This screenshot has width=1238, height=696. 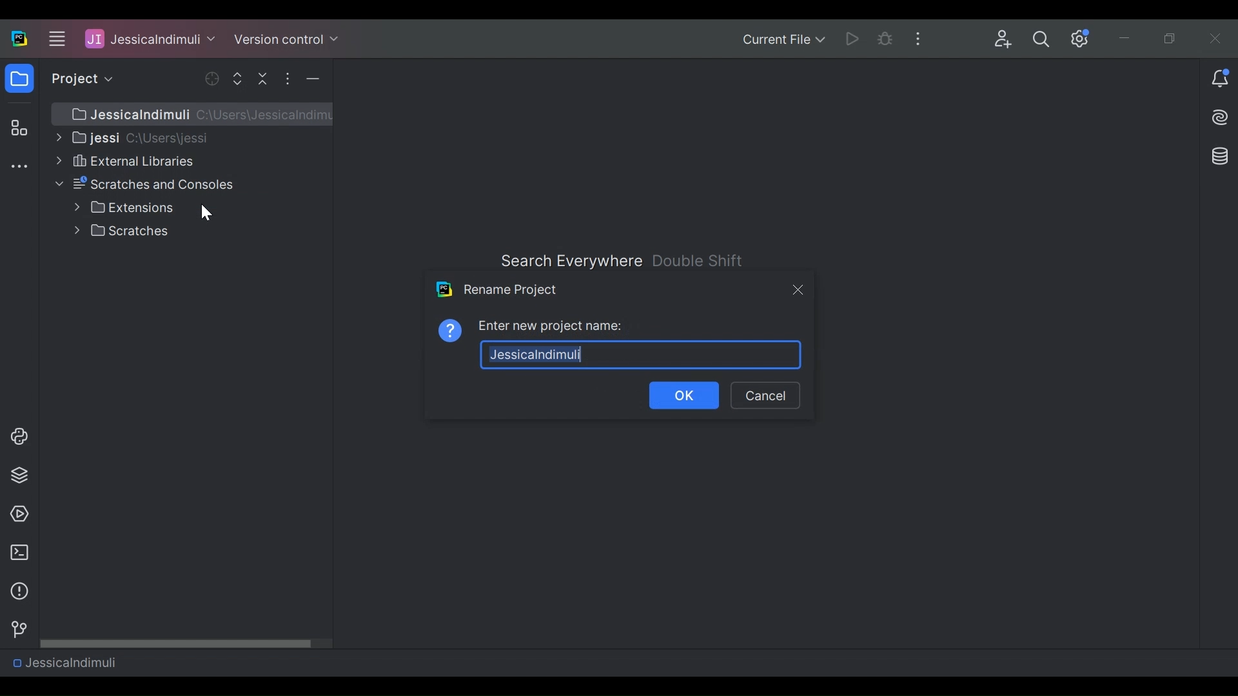 What do you see at coordinates (197, 114) in the screenshot?
I see `JessicaIndumuli` at bounding box center [197, 114].